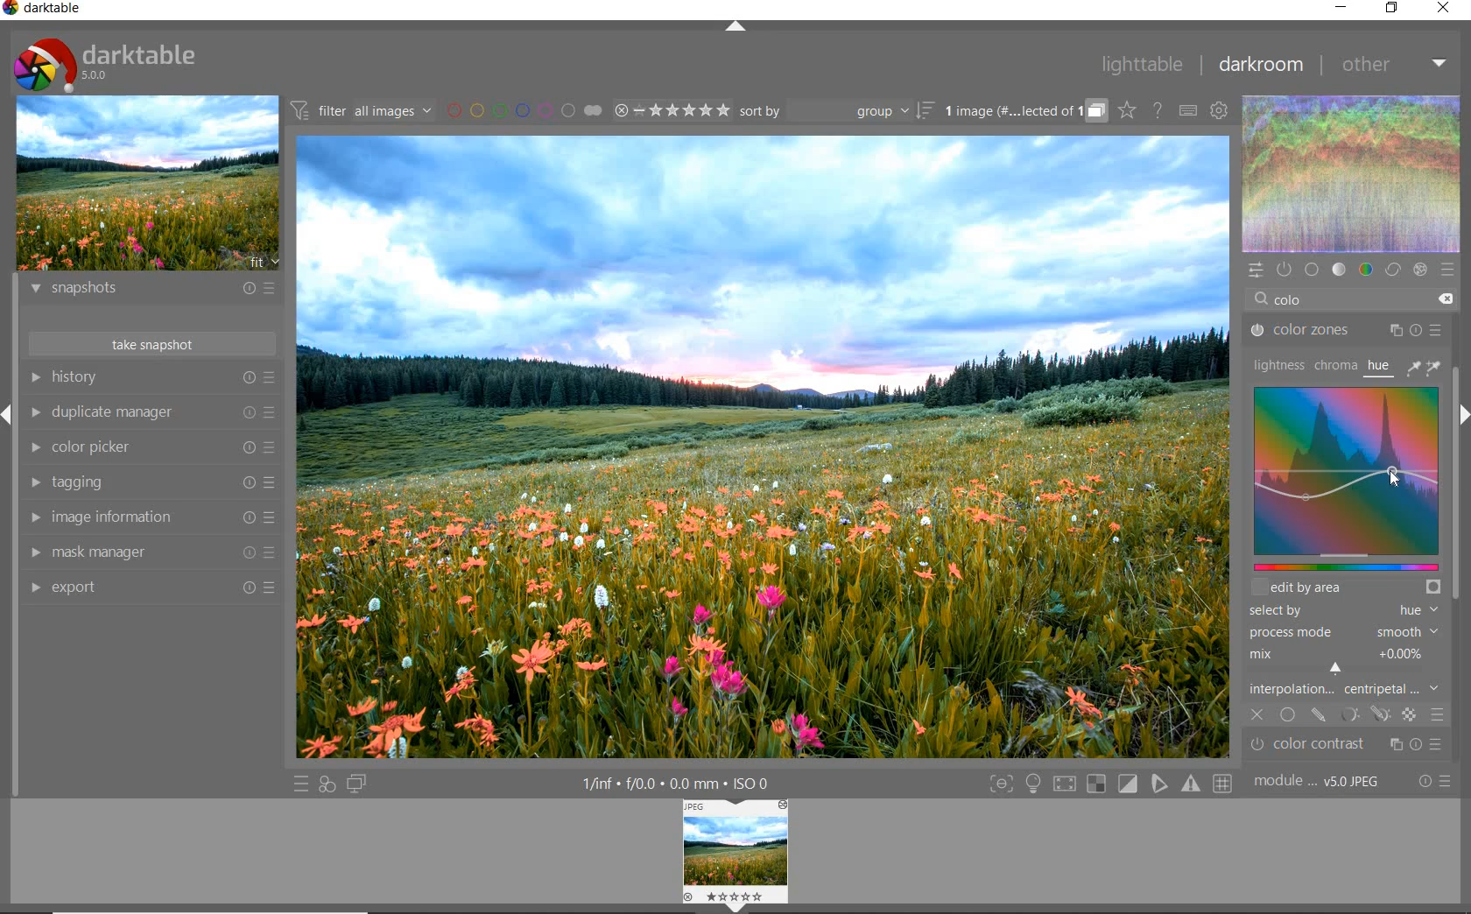 This screenshot has width=1471, height=914. Describe the element at coordinates (1340, 268) in the screenshot. I see `tone` at that location.